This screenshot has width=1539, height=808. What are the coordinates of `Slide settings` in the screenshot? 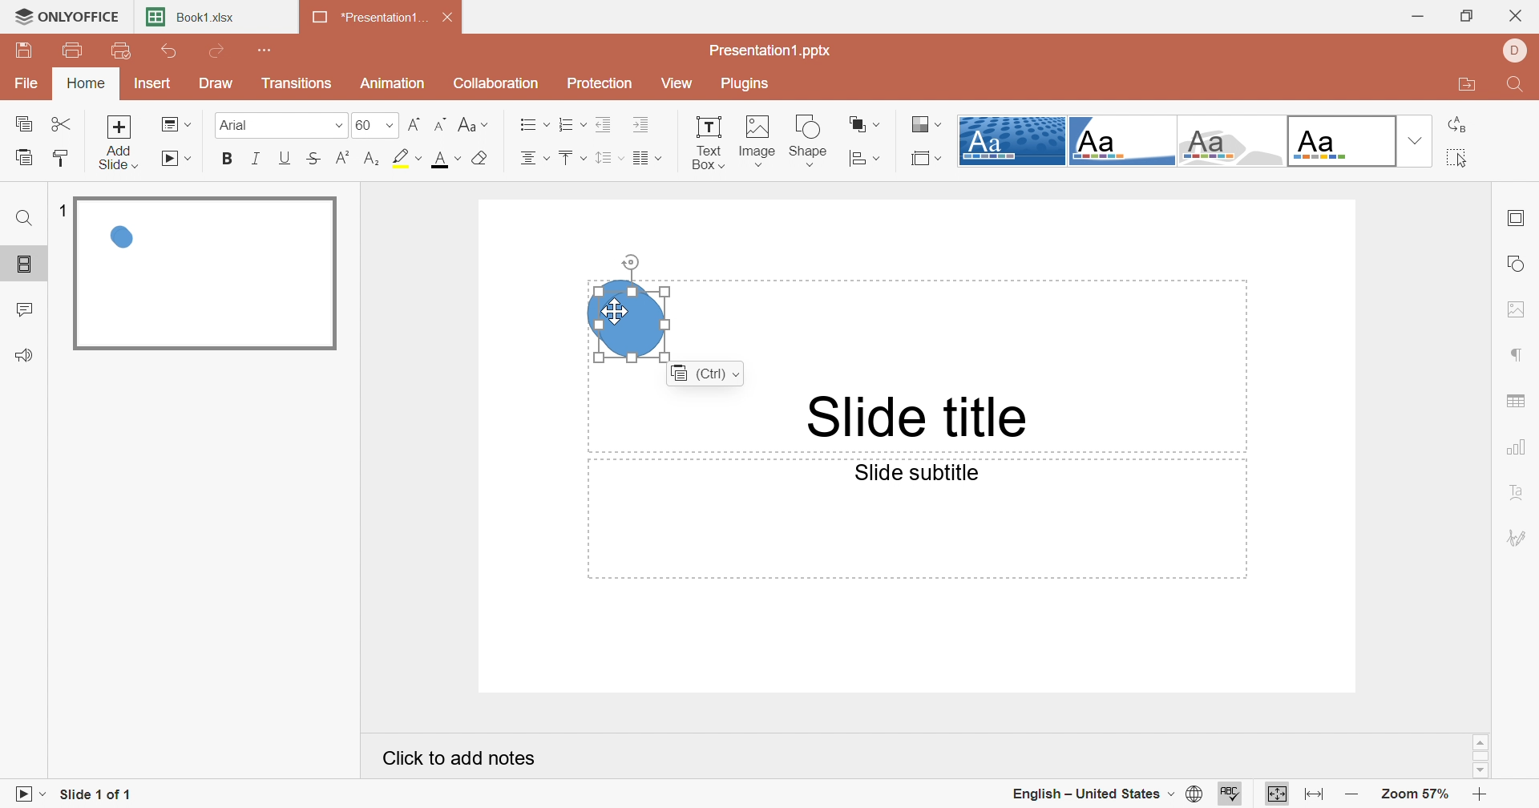 It's located at (1514, 220).